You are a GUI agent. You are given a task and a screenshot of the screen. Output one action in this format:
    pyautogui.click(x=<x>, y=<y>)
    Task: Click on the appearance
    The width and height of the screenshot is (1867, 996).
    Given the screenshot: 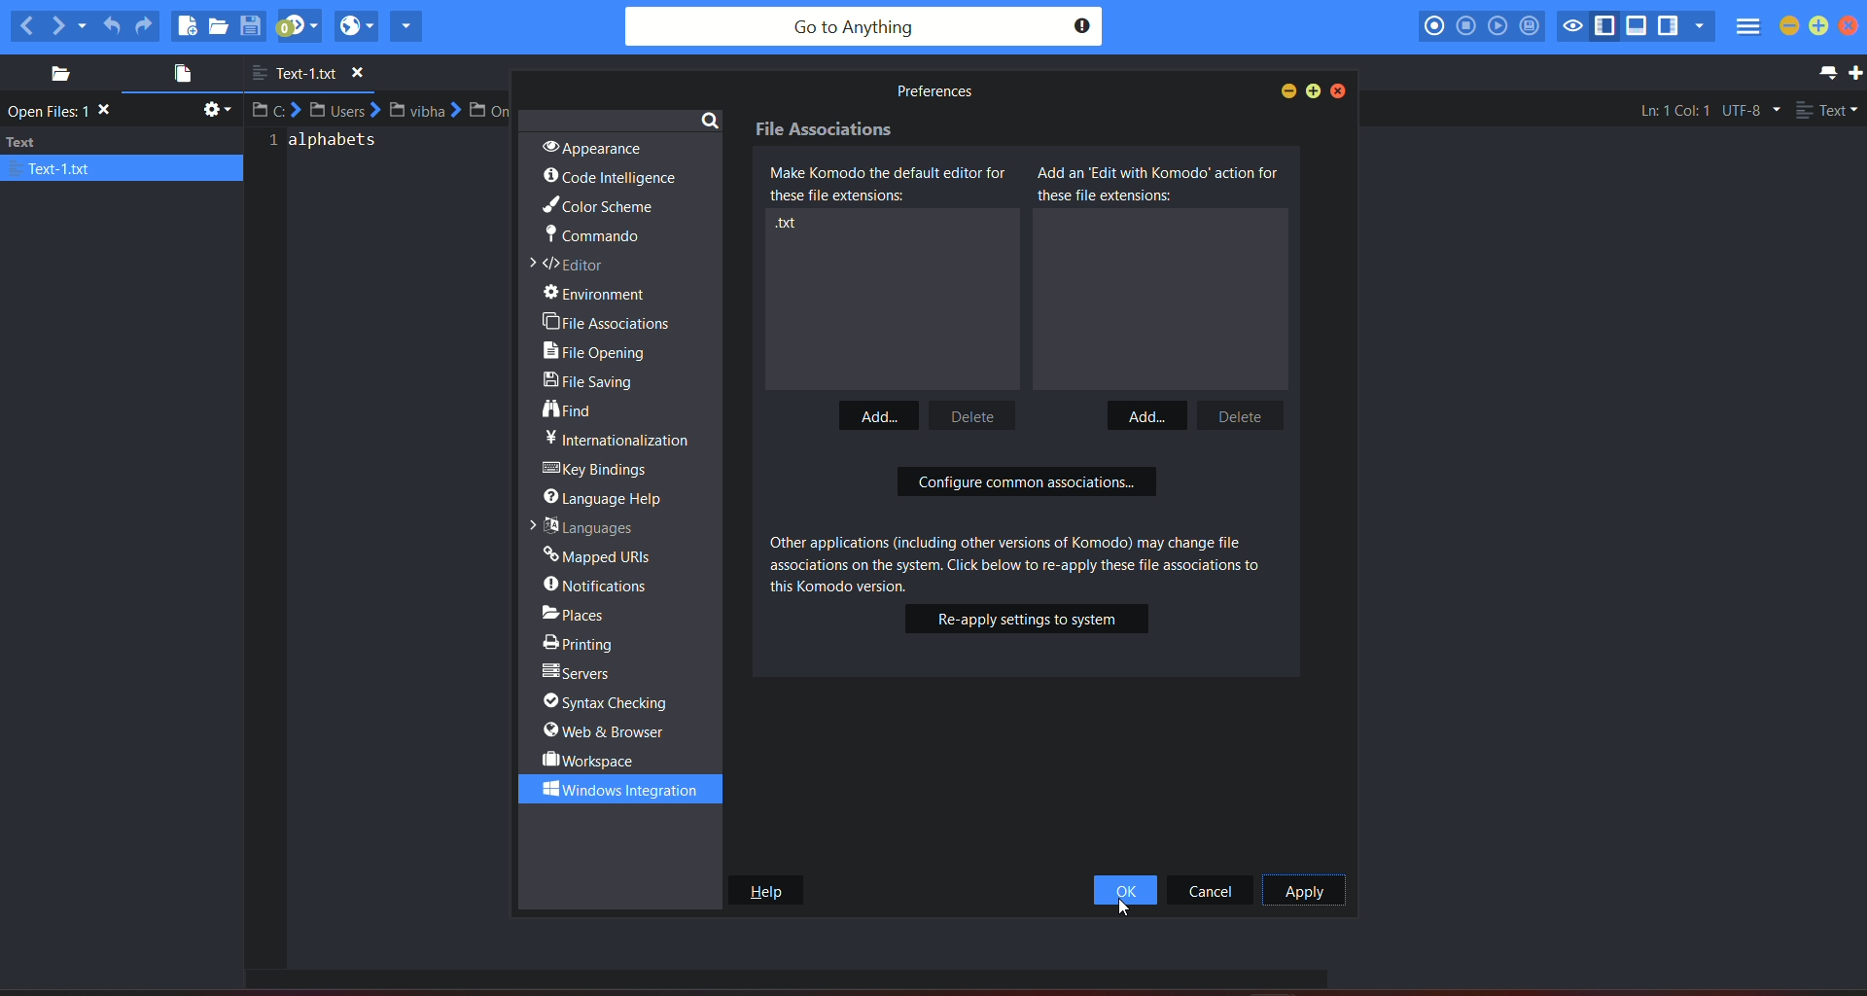 What is the action you would take?
    pyautogui.click(x=588, y=146)
    